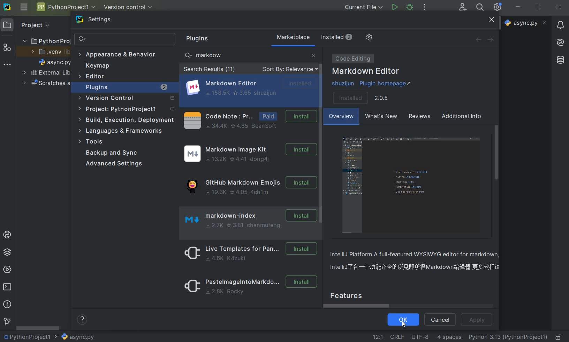 Image resolution: width=569 pixels, height=342 pixels. Describe the element at coordinates (378, 336) in the screenshot. I see `go to line` at that location.